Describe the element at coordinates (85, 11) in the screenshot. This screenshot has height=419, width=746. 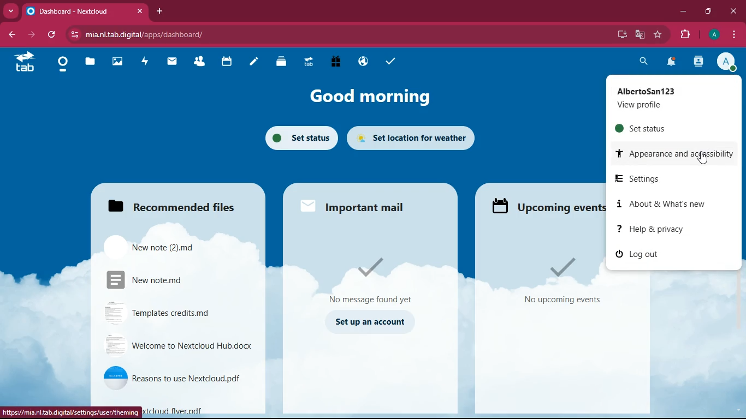
I see `tab` at that location.